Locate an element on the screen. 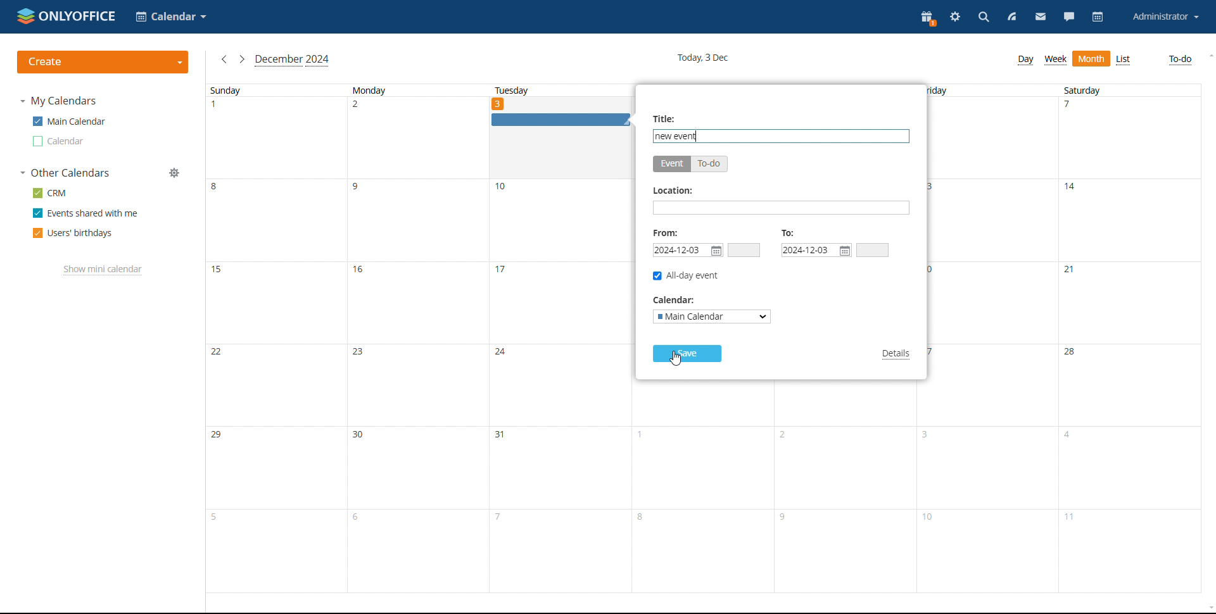 This screenshot has height=614, width=1216. end time is located at coordinates (872, 250).